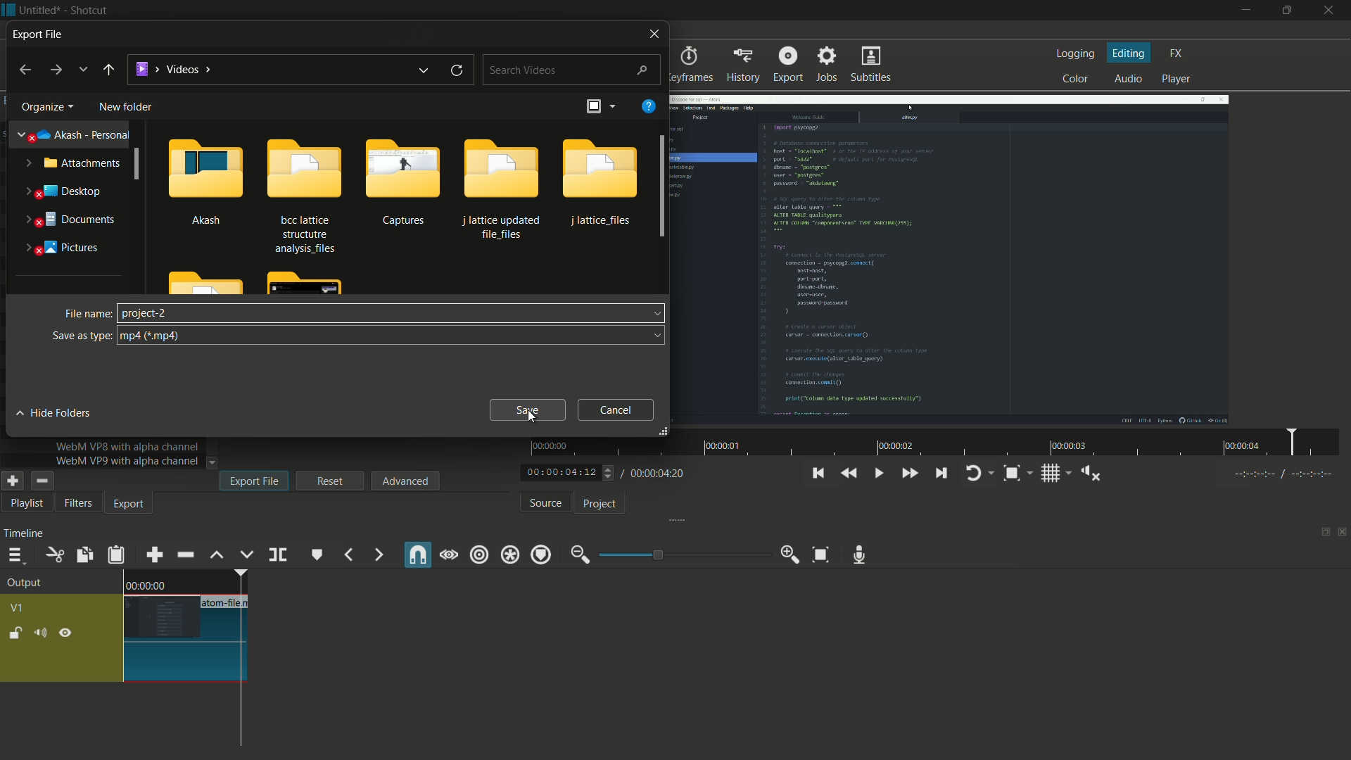  What do you see at coordinates (48, 34) in the screenshot?
I see `export` at bounding box center [48, 34].